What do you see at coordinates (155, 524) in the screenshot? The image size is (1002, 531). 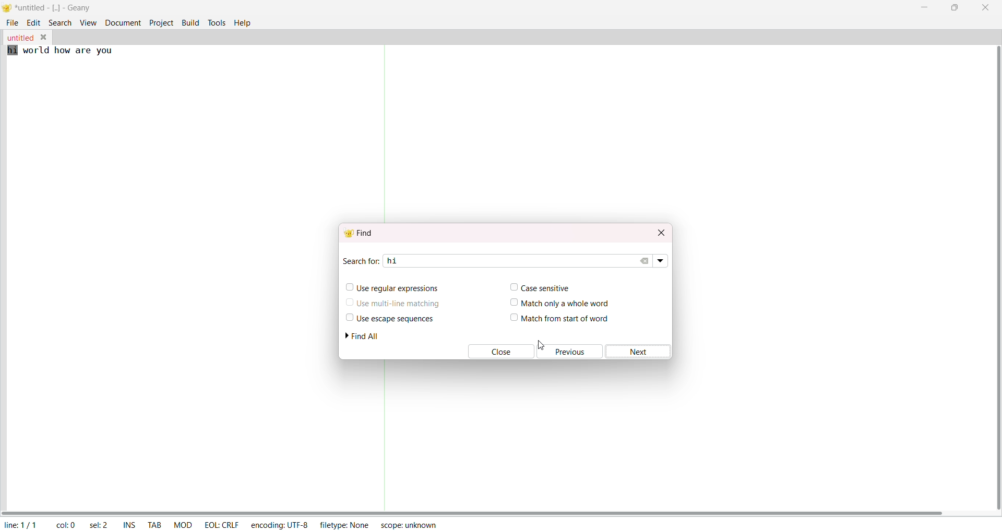 I see `tab` at bounding box center [155, 524].